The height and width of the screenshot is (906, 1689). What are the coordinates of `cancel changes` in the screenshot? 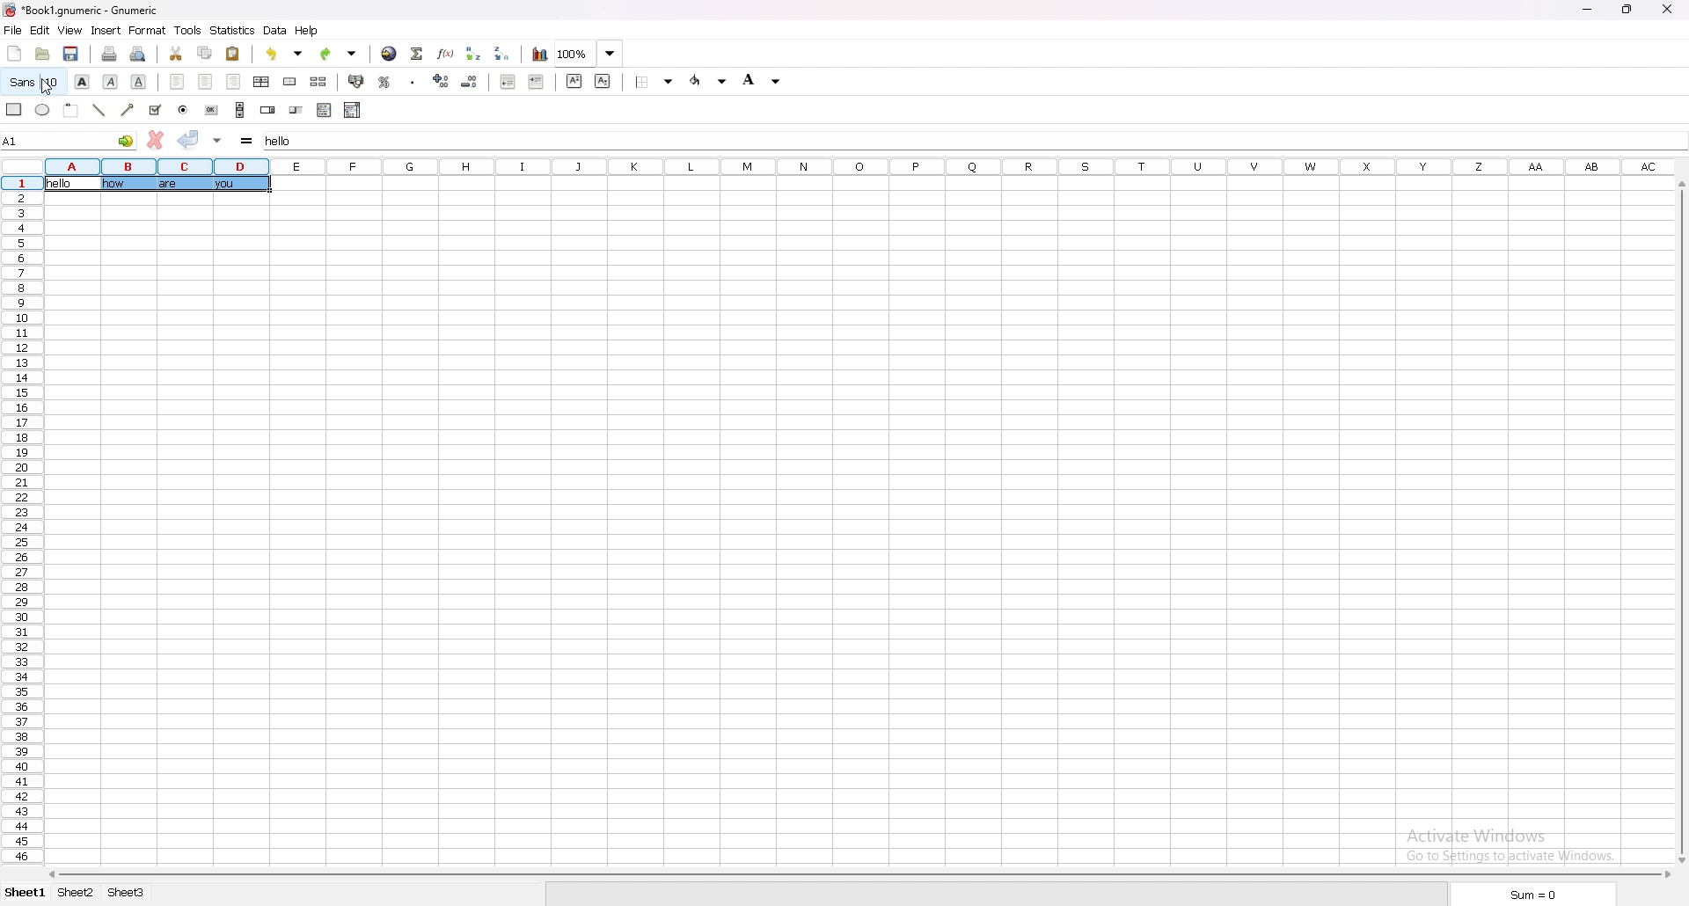 It's located at (155, 140).